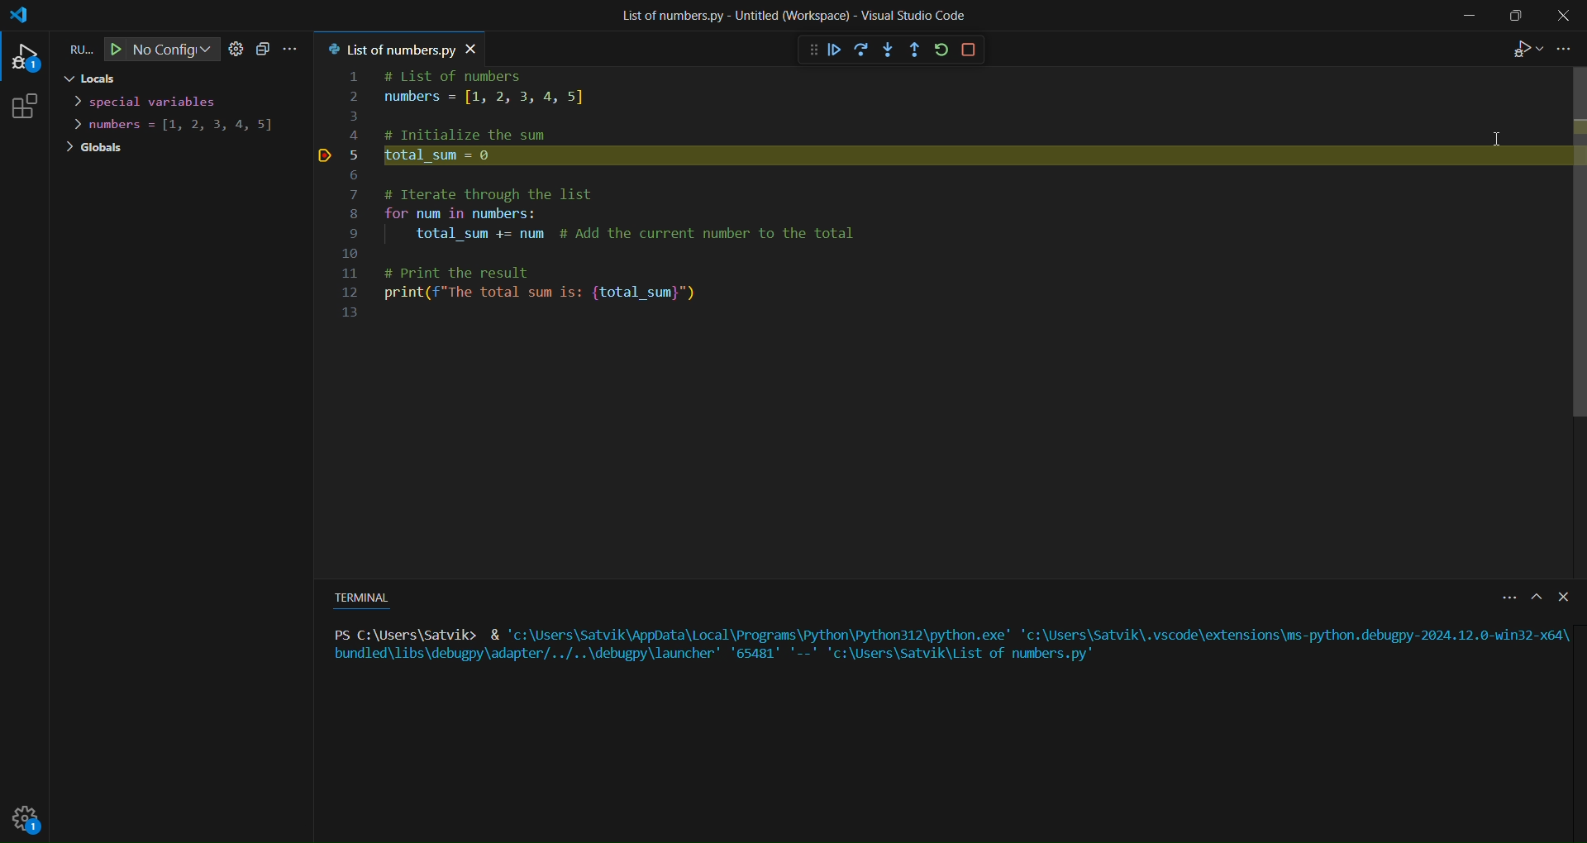  I want to click on more, so click(293, 50).